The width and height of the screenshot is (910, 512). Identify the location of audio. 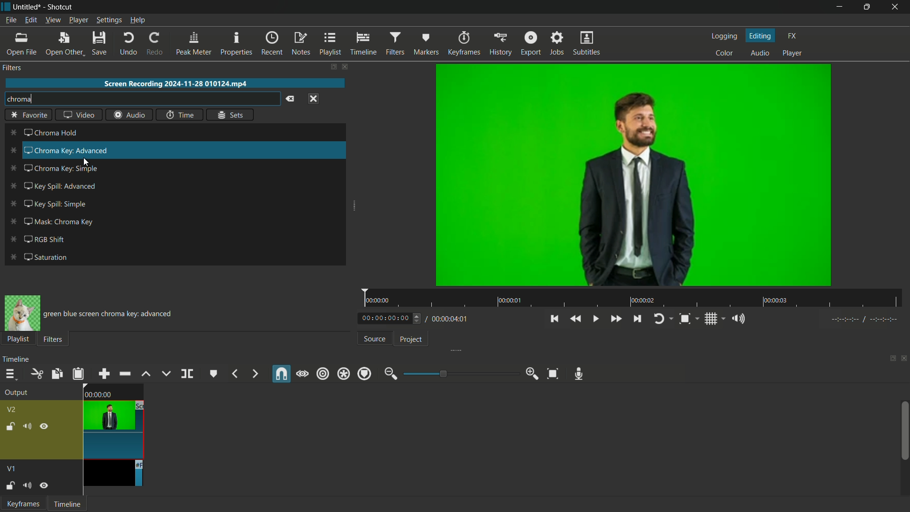
(760, 54).